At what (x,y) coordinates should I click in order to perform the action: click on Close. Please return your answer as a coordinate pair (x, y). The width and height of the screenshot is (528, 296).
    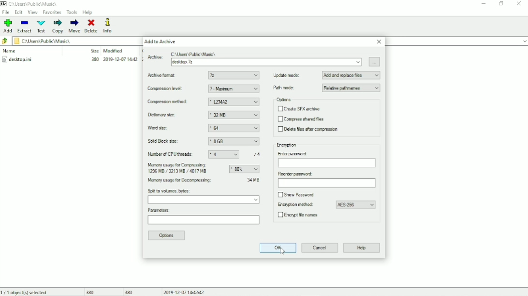
    Looking at the image, I should click on (520, 4).